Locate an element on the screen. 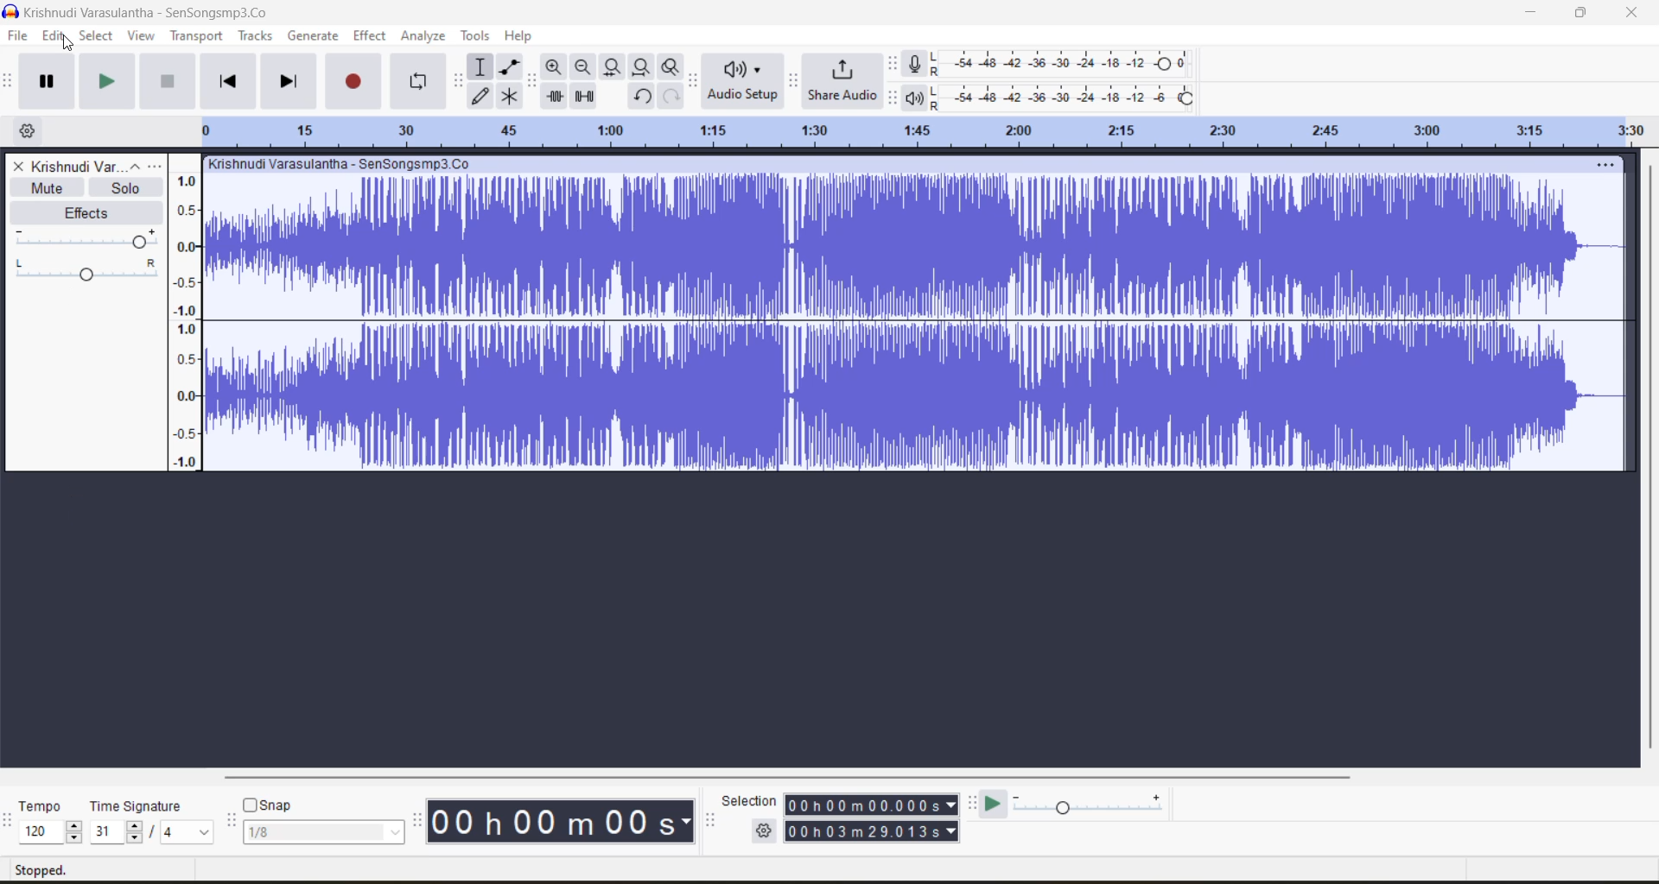 This screenshot has width=1659, height=884. selection is located at coordinates (747, 799).